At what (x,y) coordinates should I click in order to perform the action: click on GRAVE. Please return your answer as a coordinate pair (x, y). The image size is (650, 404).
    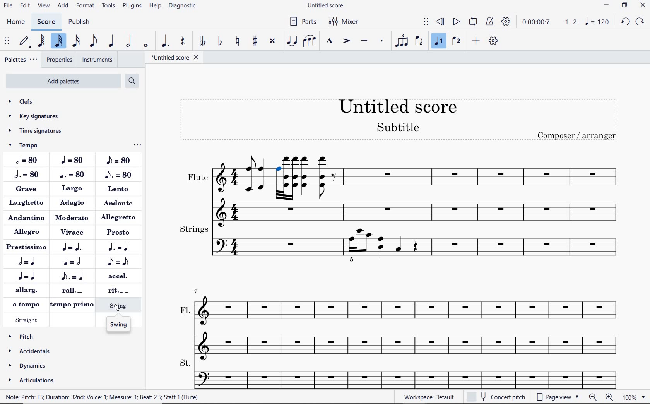
    Looking at the image, I should click on (29, 191).